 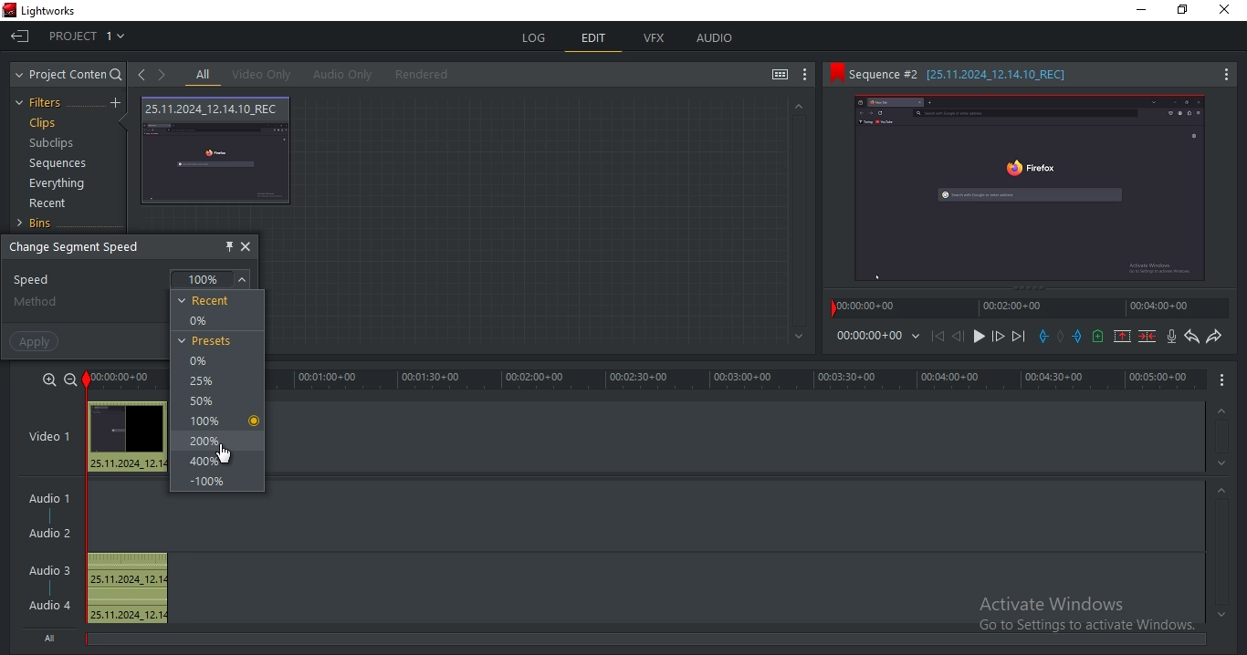 I want to click on video only, so click(x=267, y=75).